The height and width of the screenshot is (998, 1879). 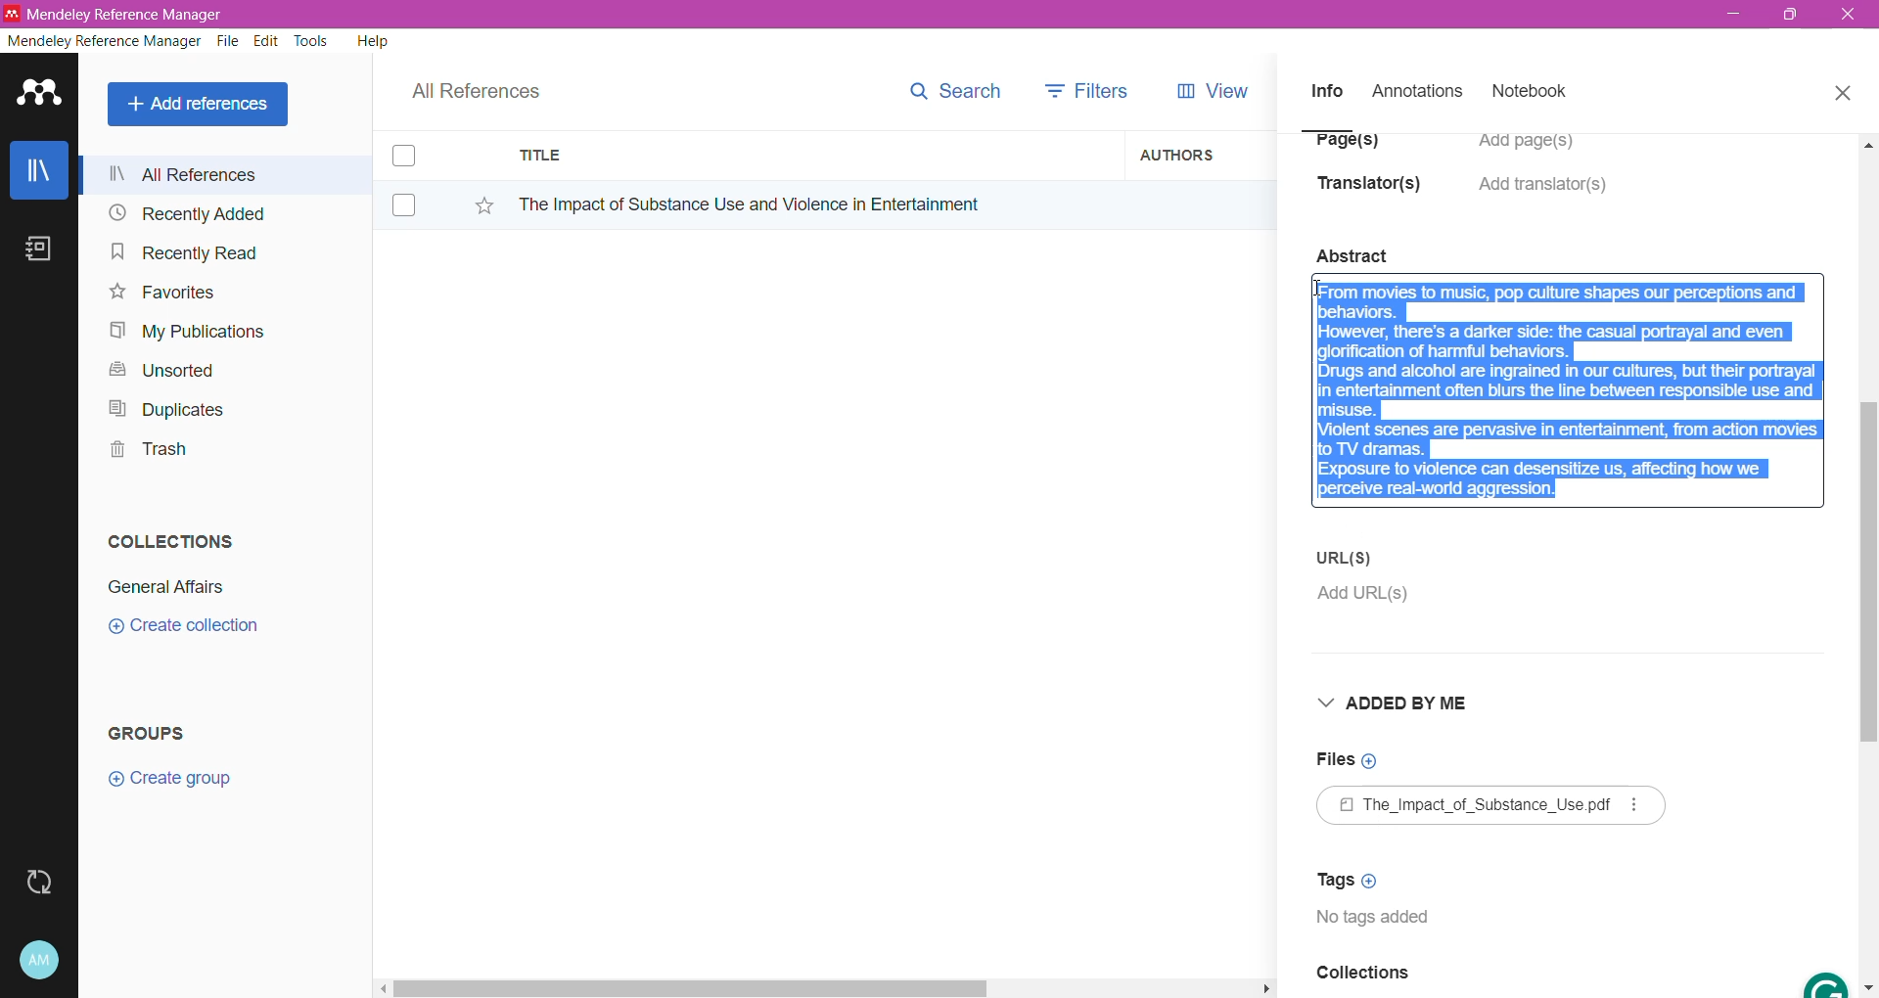 I want to click on Collection Name, so click(x=162, y=587).